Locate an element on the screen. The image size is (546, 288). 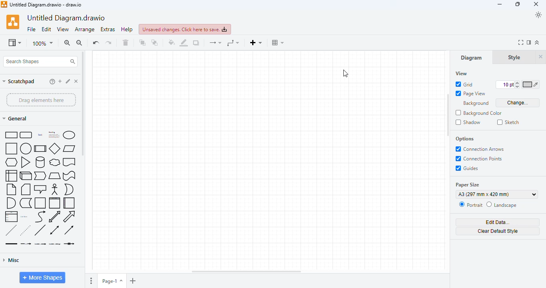
zoom in is located at coordinates (67, 43).